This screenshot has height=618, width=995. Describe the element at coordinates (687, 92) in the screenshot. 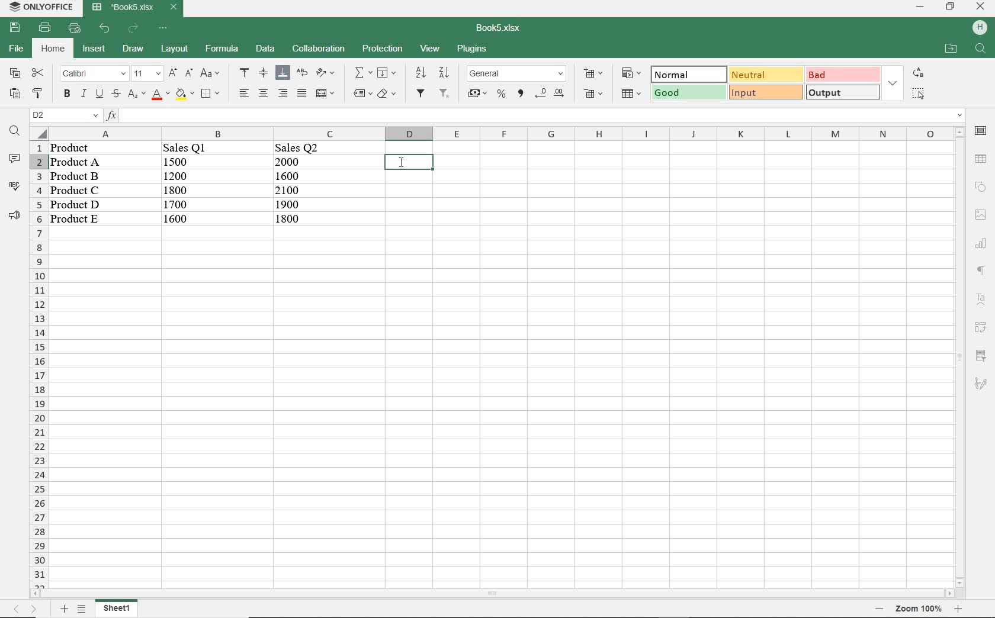

I see `good` at that location.